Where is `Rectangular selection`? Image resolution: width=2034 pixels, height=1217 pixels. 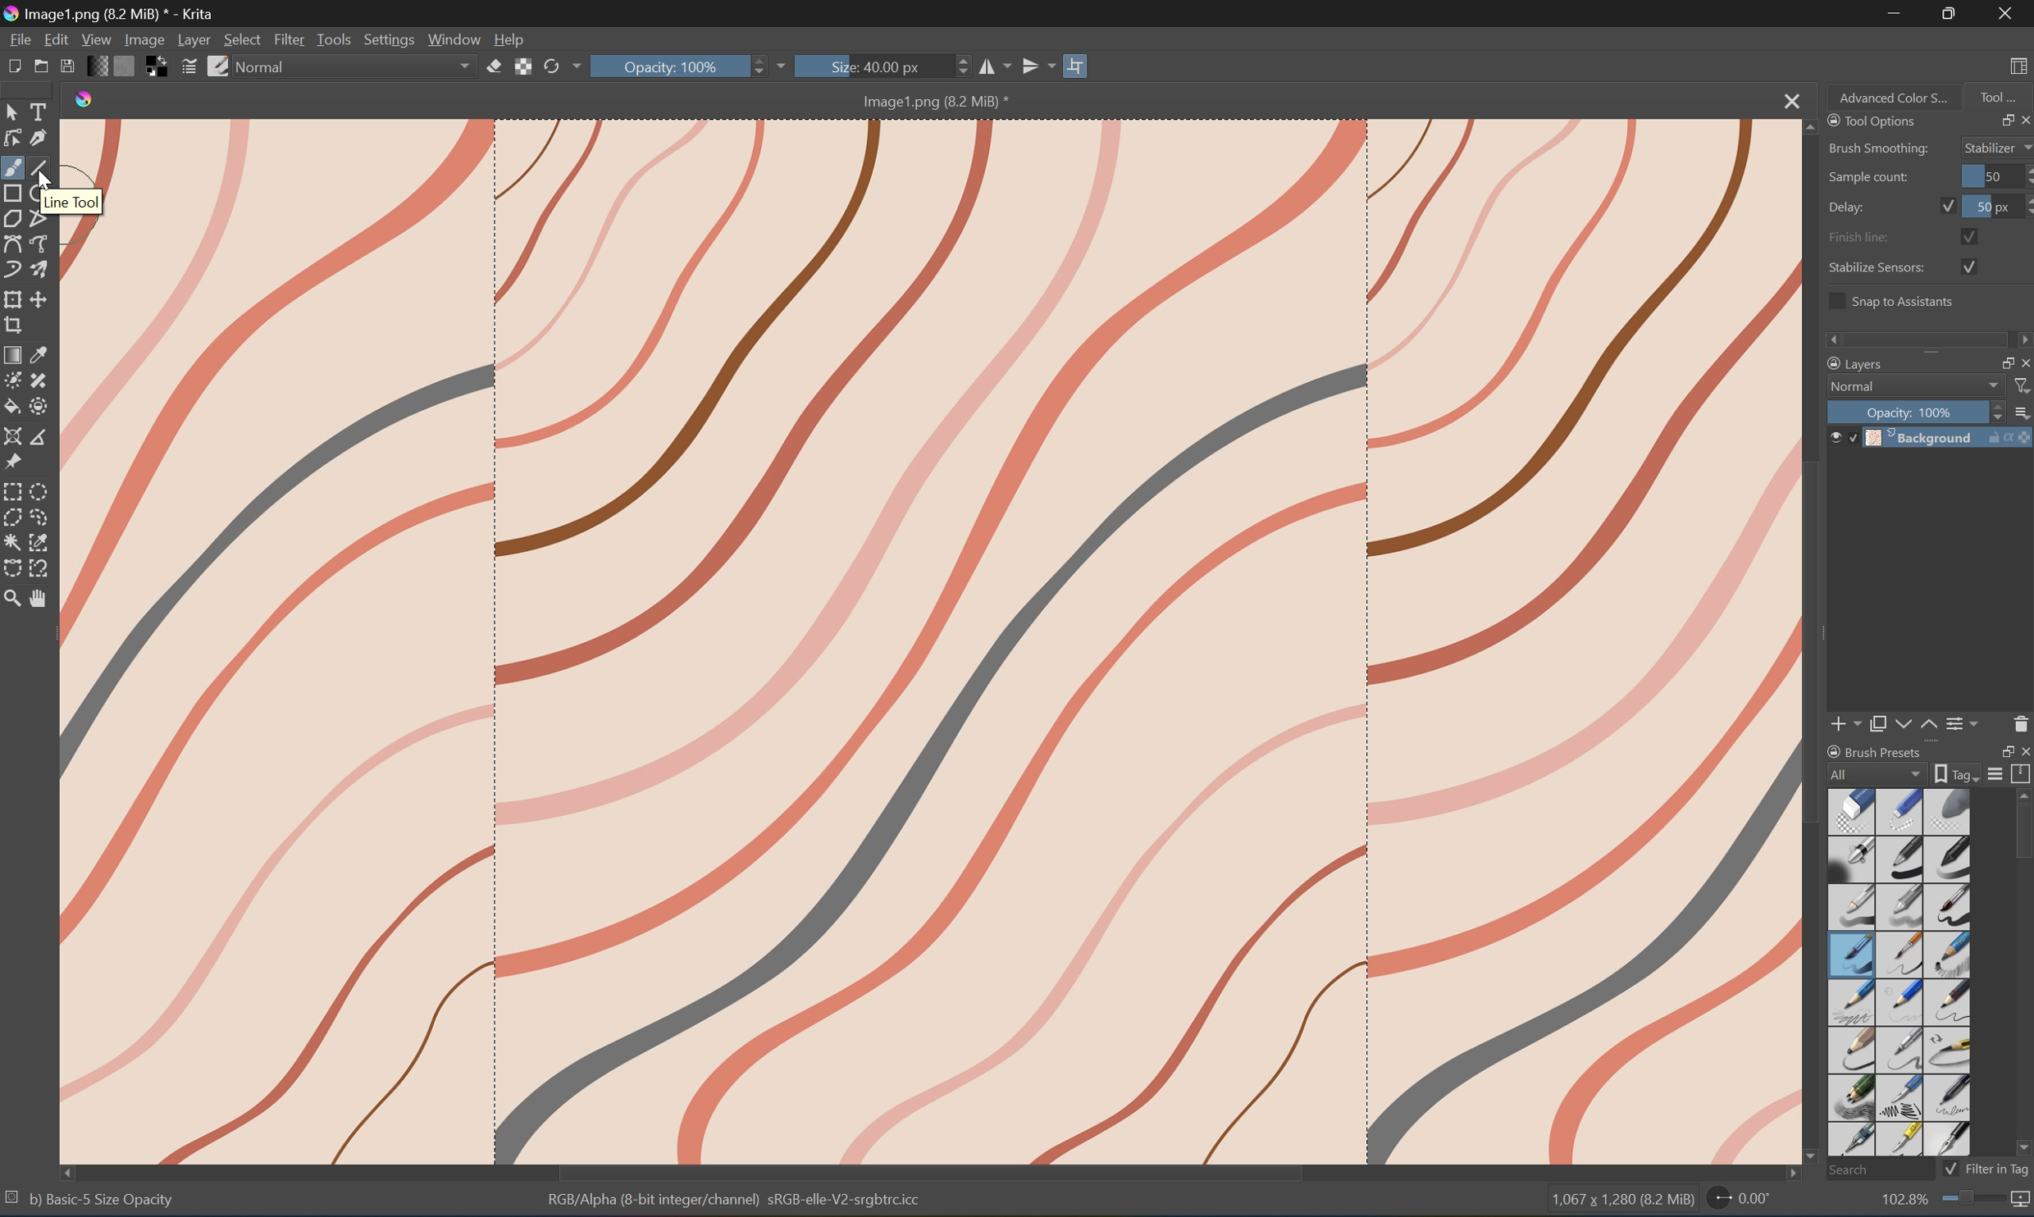 Rectangular selection is located at coordinates (13, 491).